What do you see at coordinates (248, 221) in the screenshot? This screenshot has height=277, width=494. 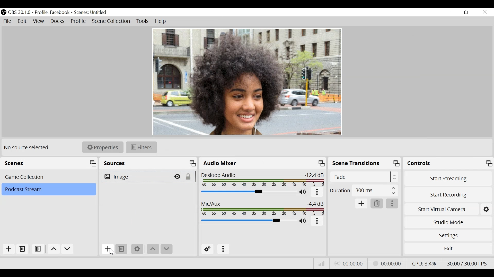 I see `Mic Slider` at bounding box center [248, 221].